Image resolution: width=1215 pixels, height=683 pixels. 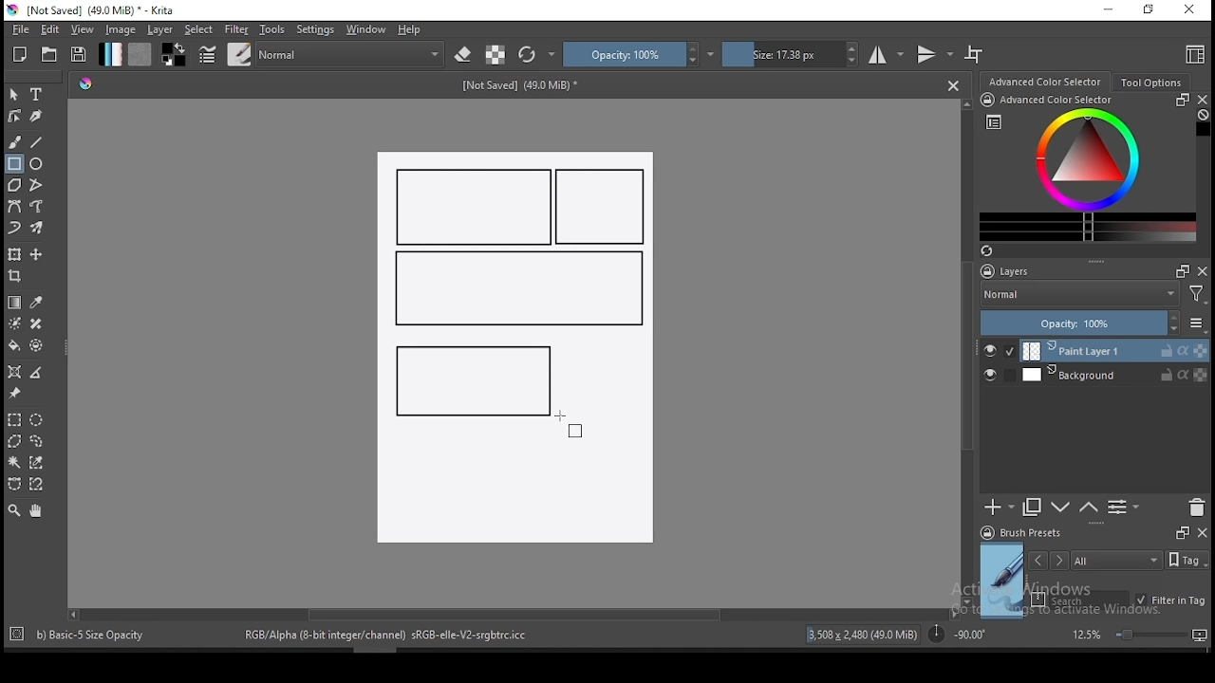 I want to click on duplicate layer, so click(x=1033, y=507).